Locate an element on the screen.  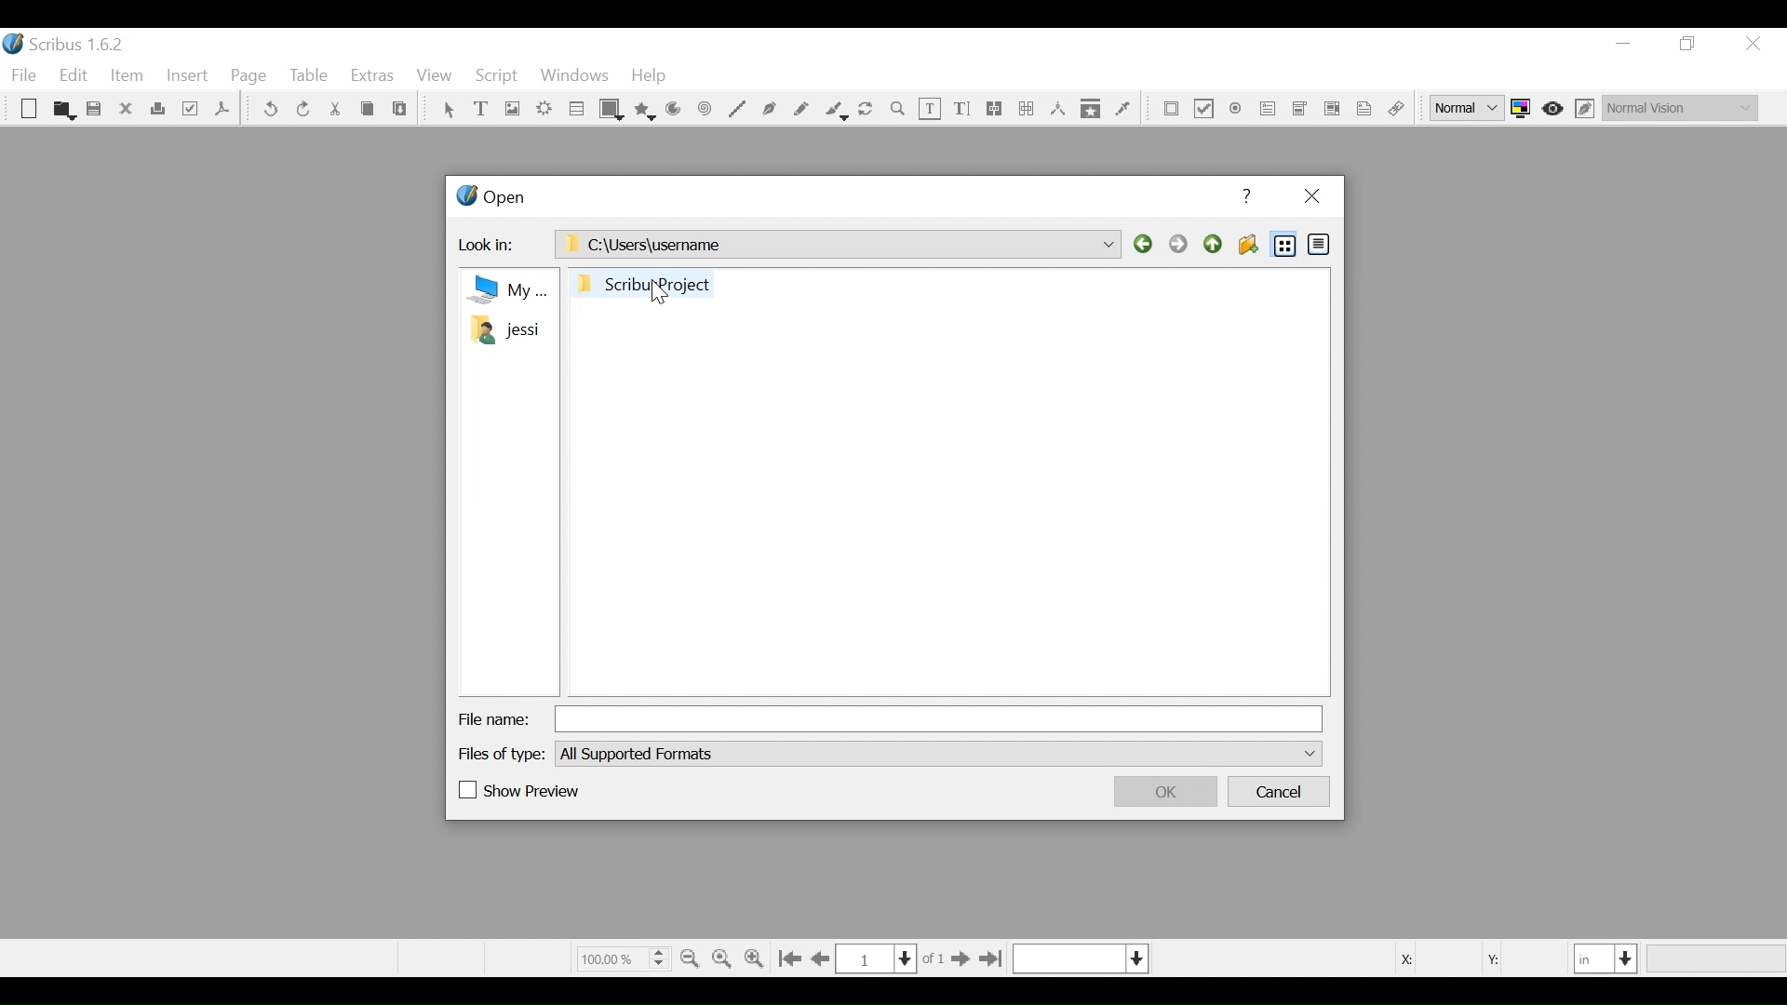
undo is located at coordinates (271, 110).